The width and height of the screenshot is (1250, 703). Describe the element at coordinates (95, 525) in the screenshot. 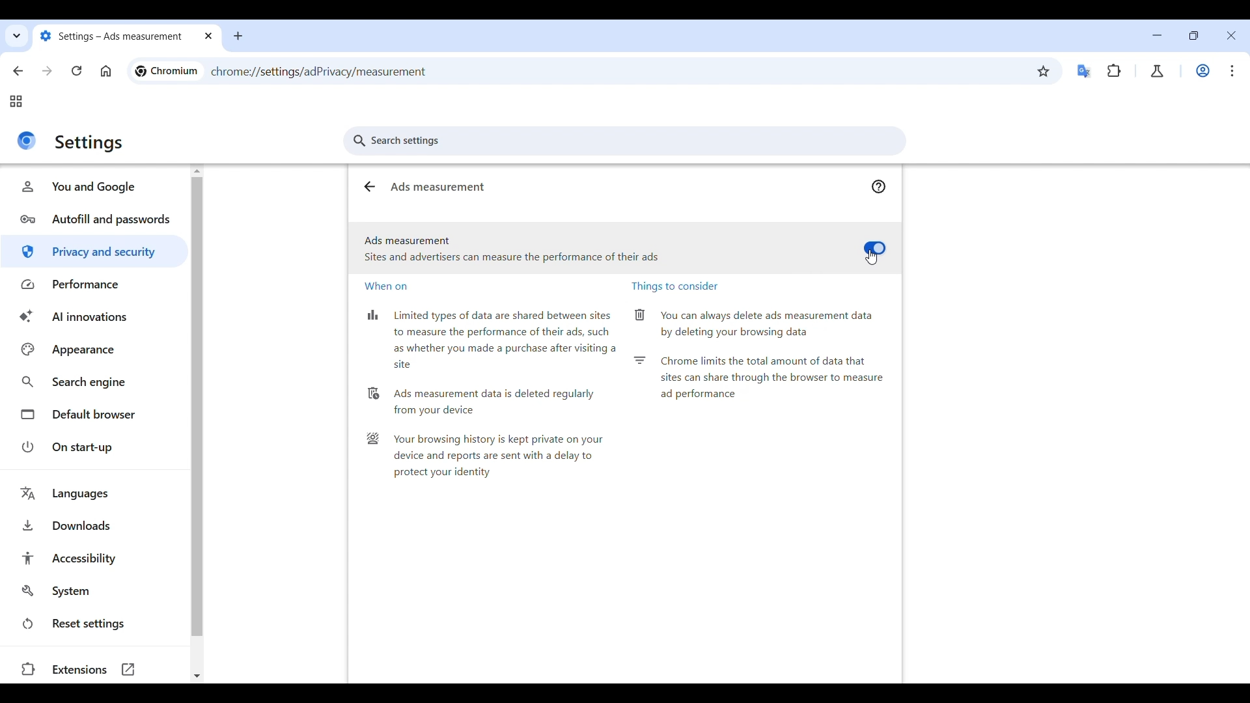

I see `Downloads` at that location.